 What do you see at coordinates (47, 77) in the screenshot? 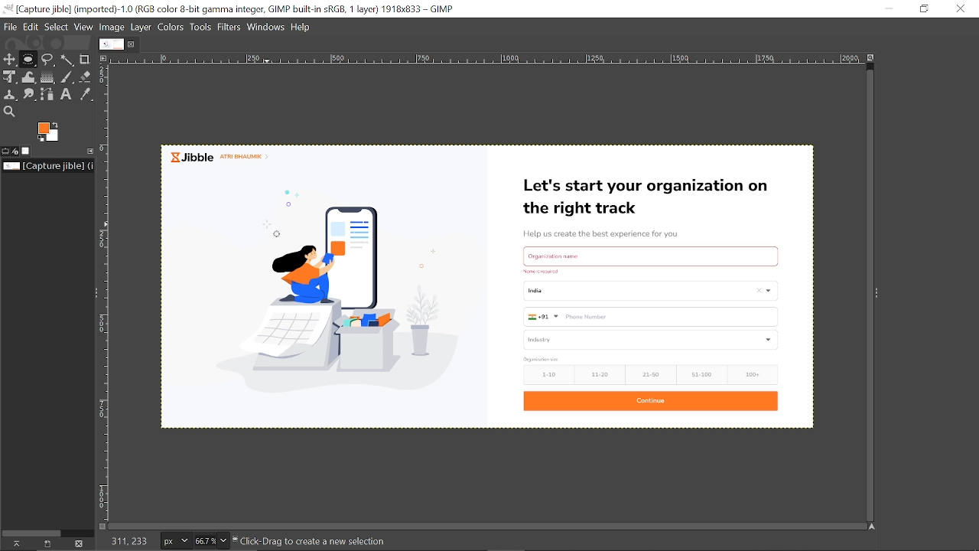
I see `gradiaent tool` at bounding box center [47, 77].